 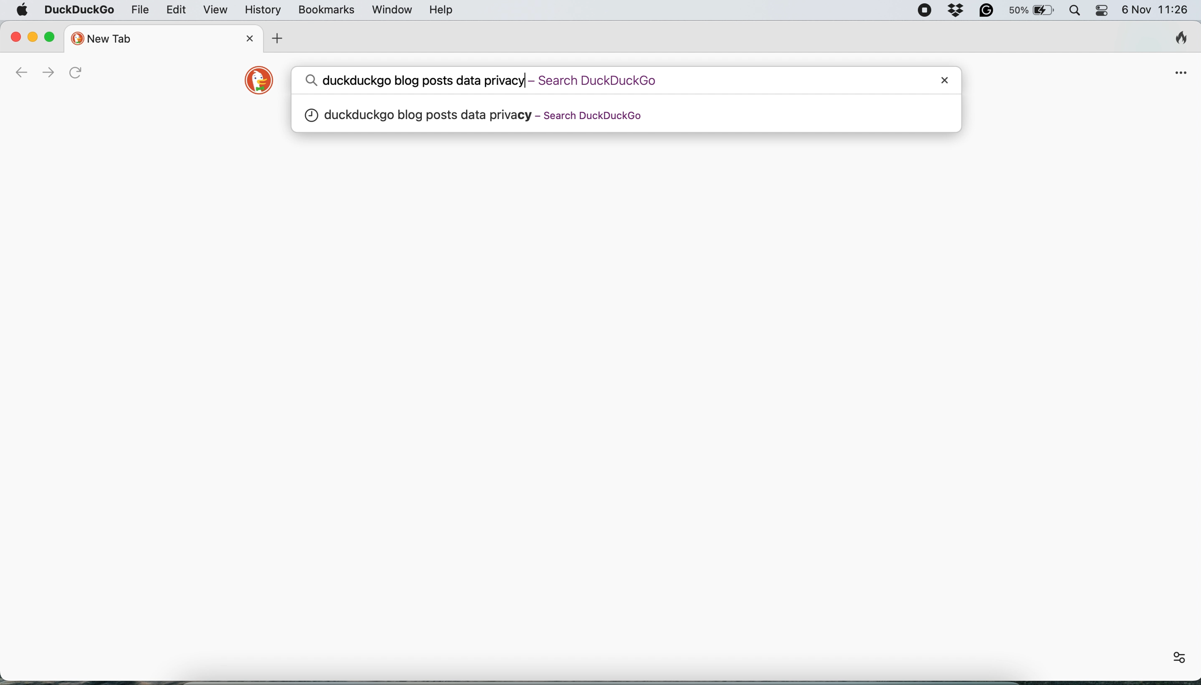 What do you see at coordinates (261, 81) in the screenshot?
I see `duckduckgo logo` at bounding box center [261, 81].